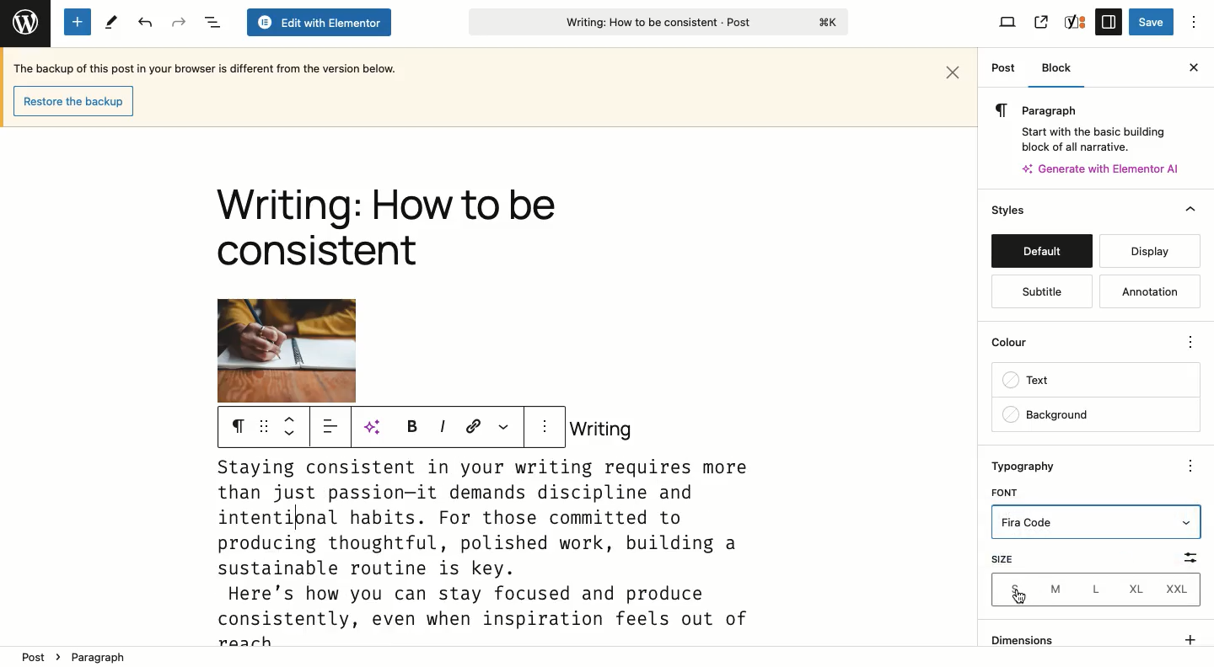  I want to click on Add new block, so click(78, 22).